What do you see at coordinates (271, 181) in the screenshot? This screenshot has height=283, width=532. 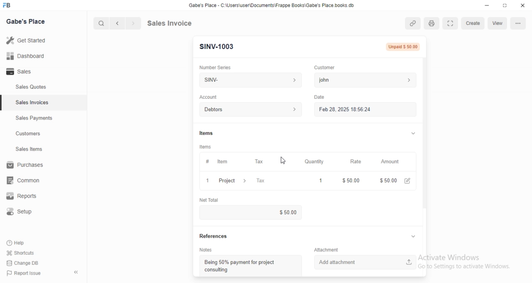 I see `Tax &` at bounding box center [271, 181].